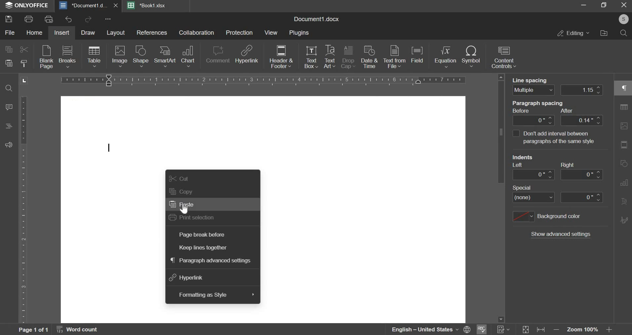 Image resolution: width=632 pixels, height=335 pixels. I want to click on Shape tool, so click(623, 126).